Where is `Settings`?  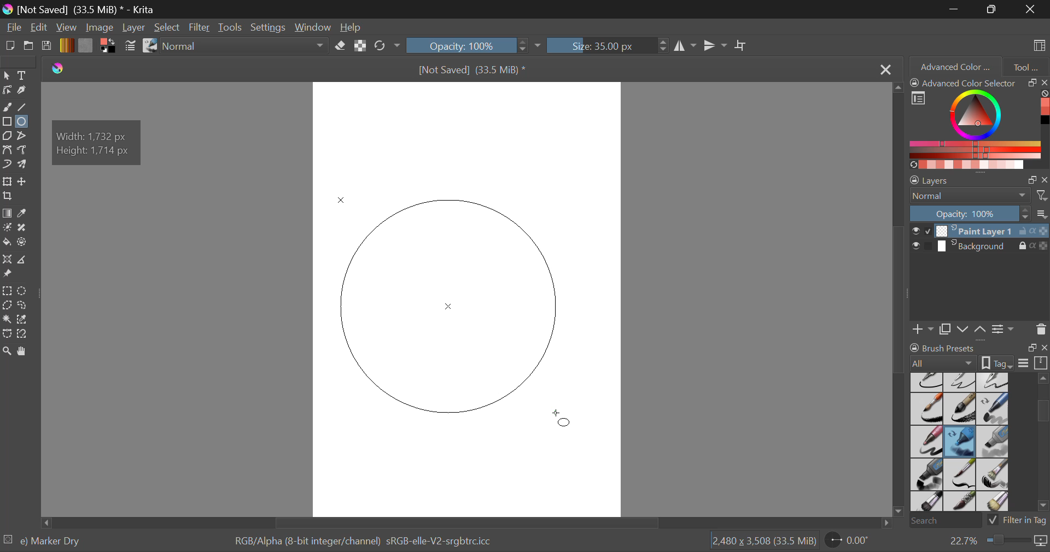 Settings is located at coordinates (1003, 328).